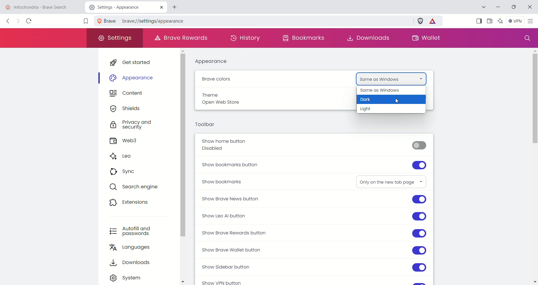  What do you see at coordinates (124, 156) in the screenshot?
I see `leo` at bounding box center [124, 156].